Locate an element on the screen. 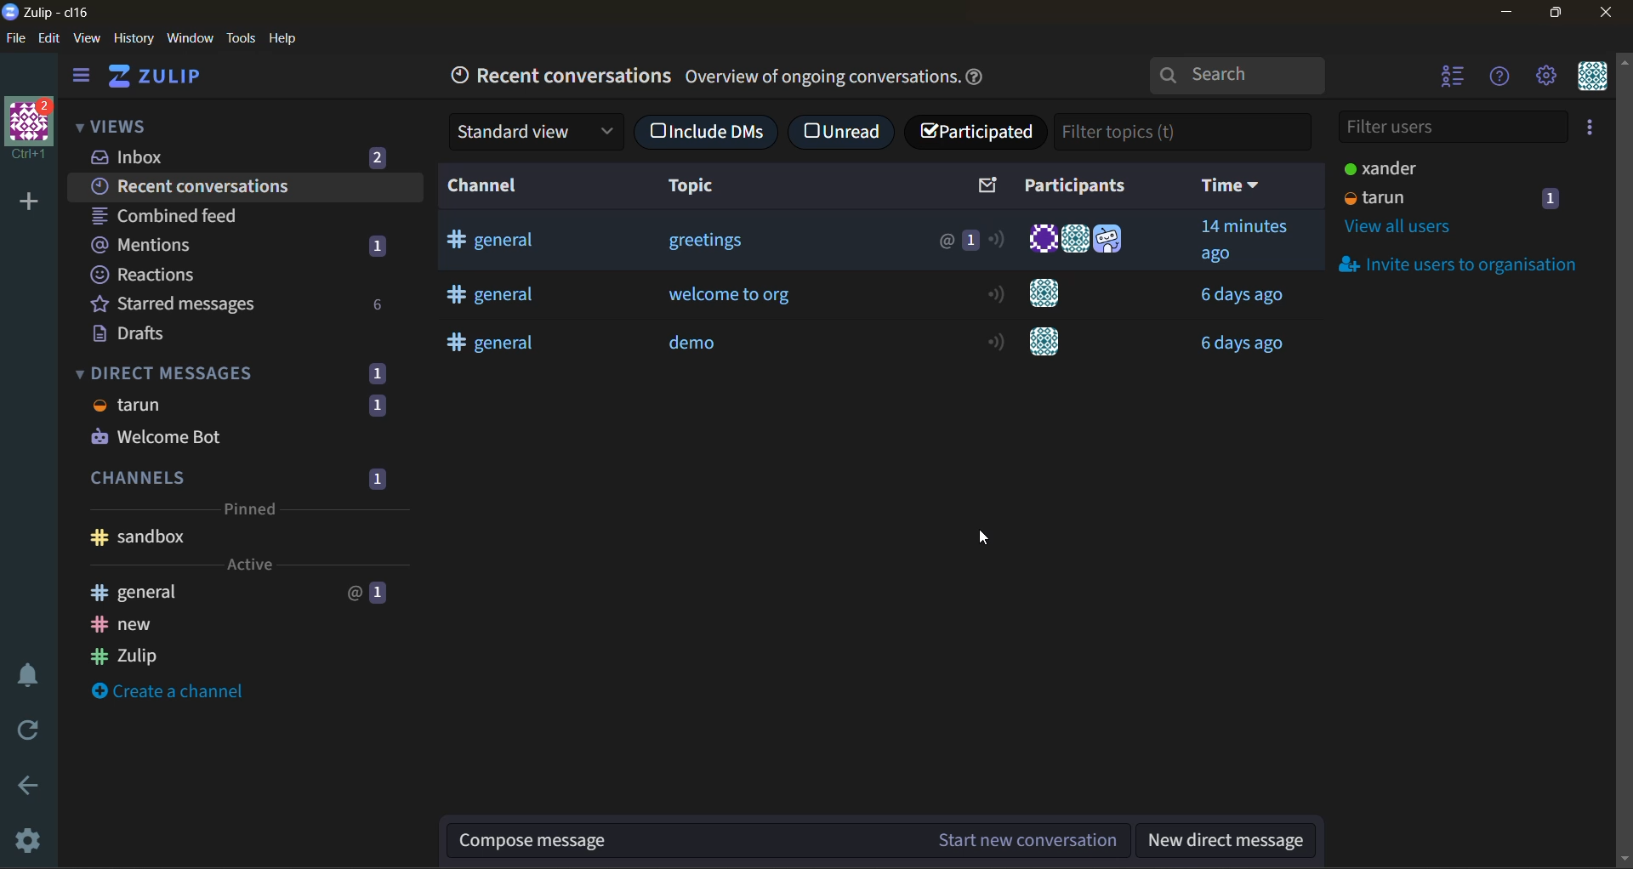 The height and width of the screenshot is (869, 1633). active status is located at coordinates (997, 344).